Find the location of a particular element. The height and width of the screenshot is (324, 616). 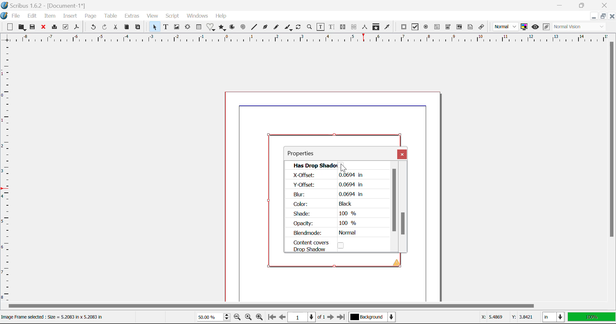

Windows is located at coordinates (198, 16).